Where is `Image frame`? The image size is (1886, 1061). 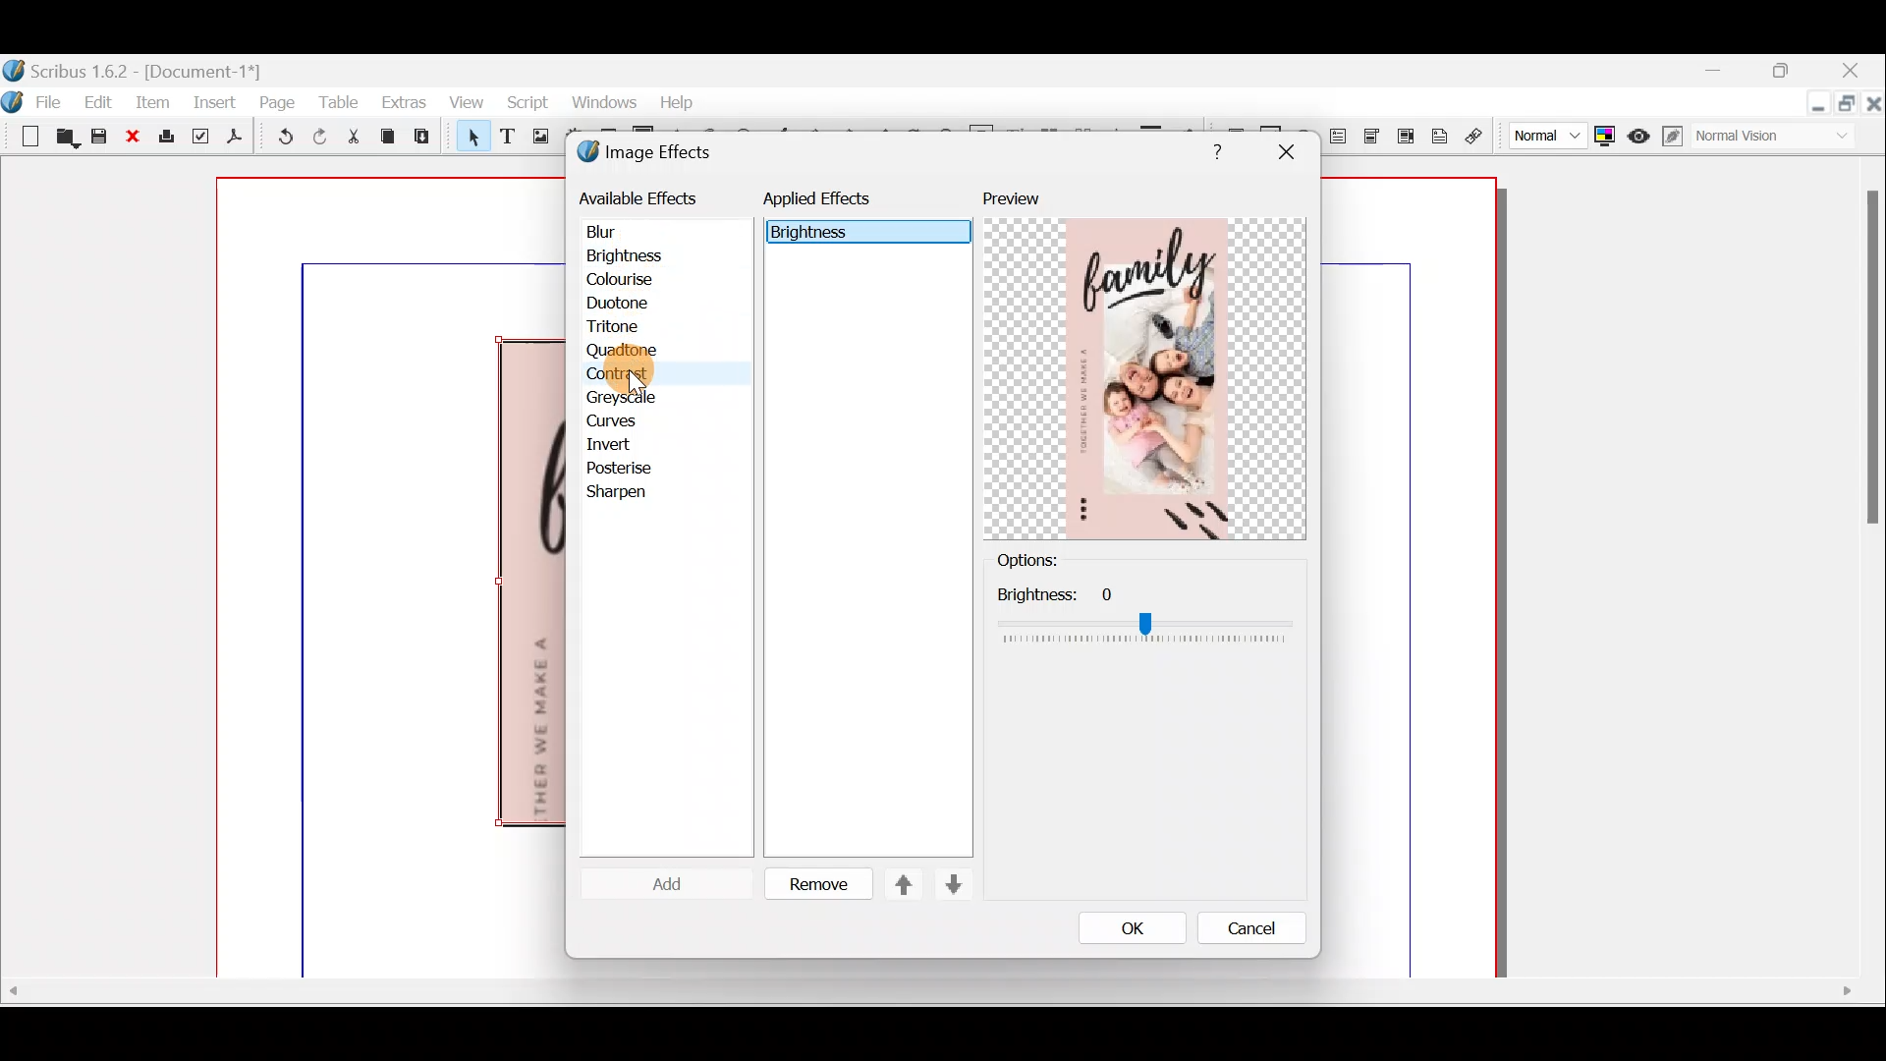 Image frame is located at coordinates (537, 139).